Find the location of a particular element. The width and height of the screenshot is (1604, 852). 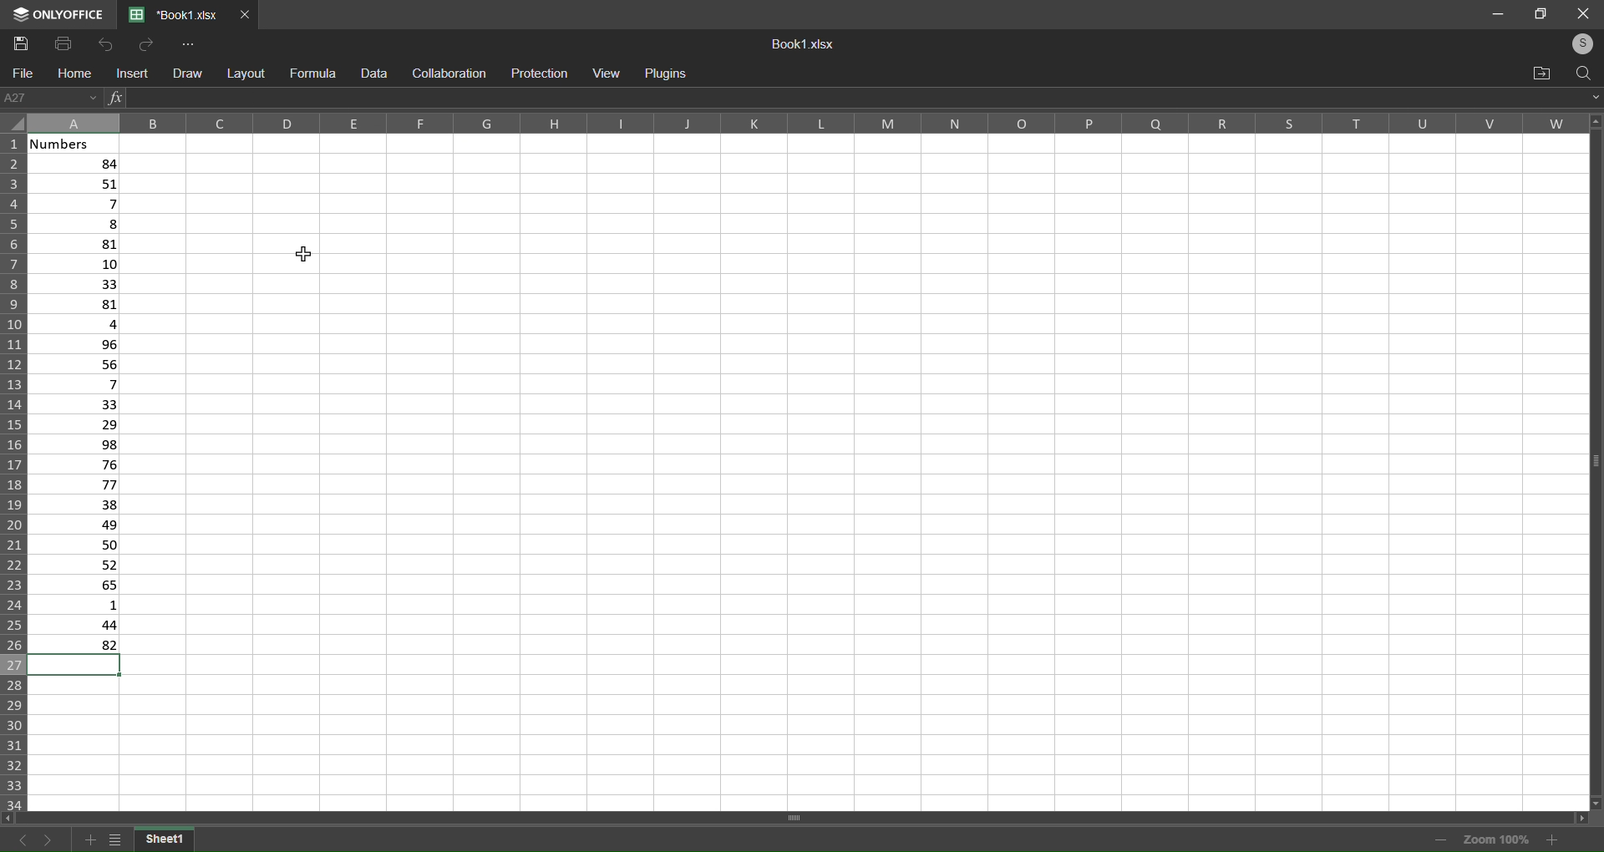

previous is located at coordinates (16, 837).